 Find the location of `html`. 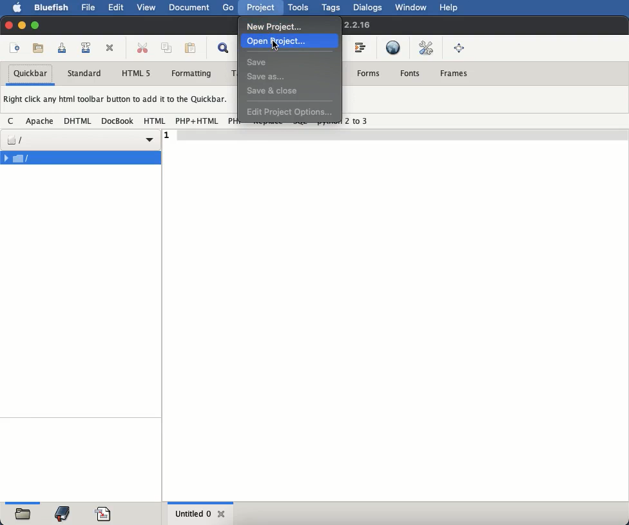

html is located at coordinates (155, 122).